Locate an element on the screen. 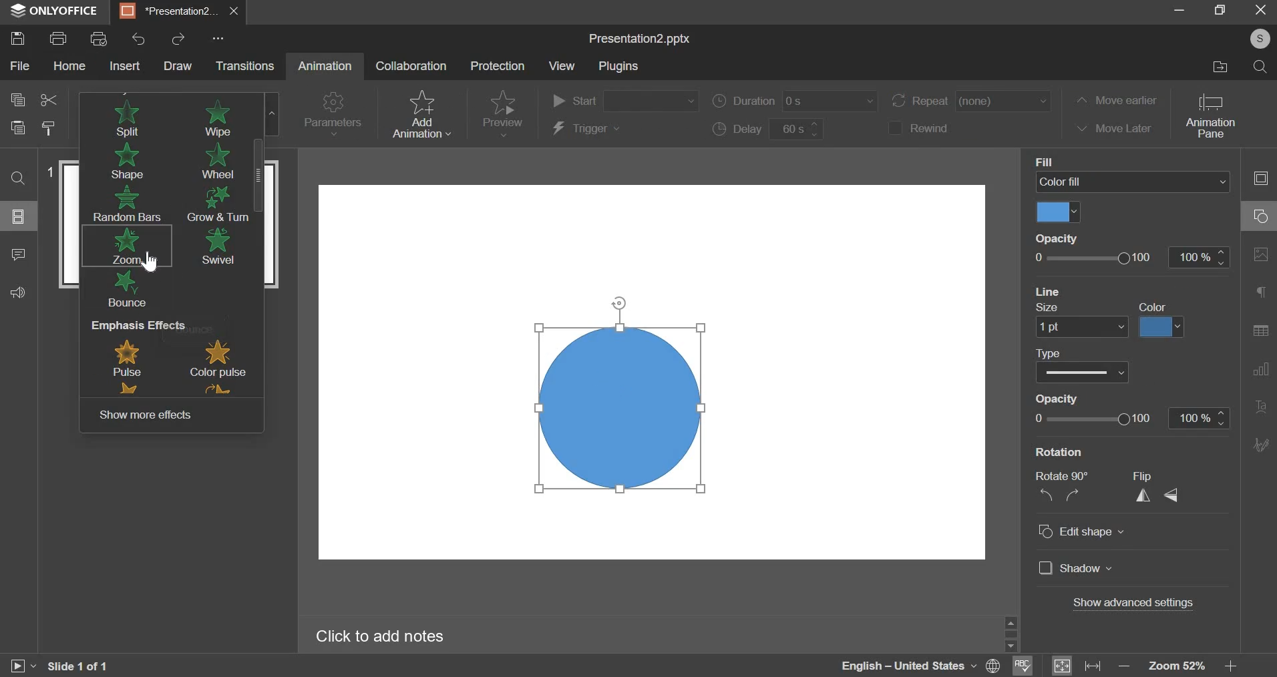  Plug is located at coordinates (620, 67).